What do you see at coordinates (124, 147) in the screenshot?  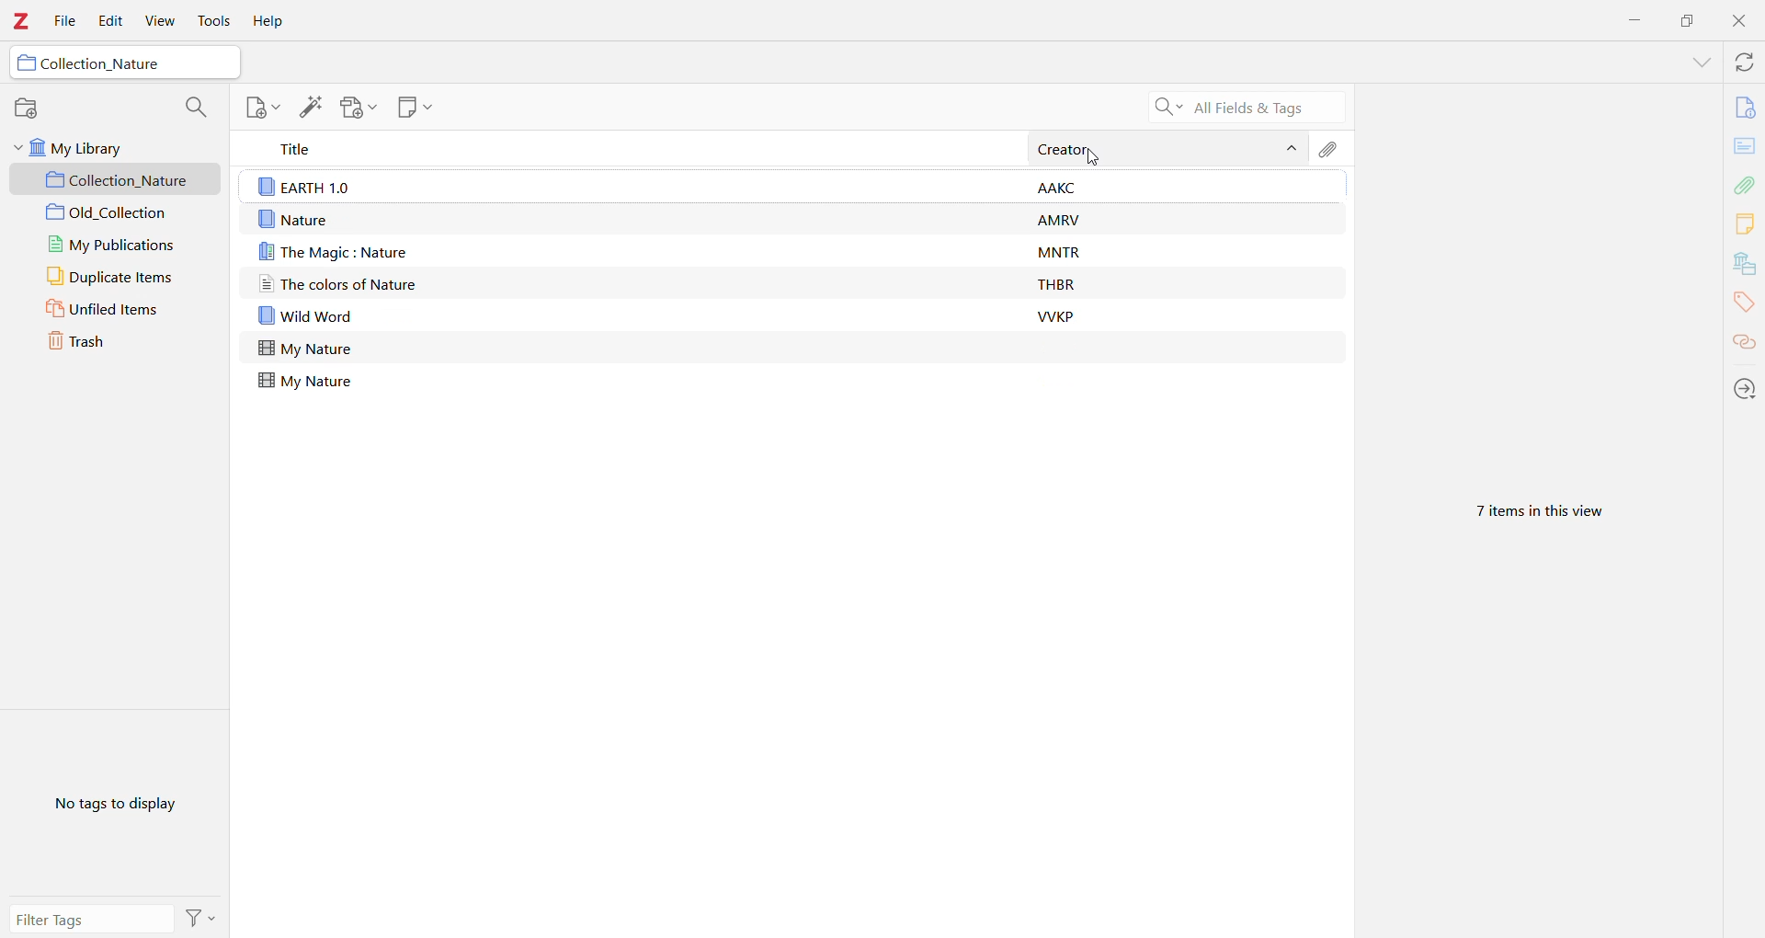 I see `My Library` at bounding box center [124, 147].